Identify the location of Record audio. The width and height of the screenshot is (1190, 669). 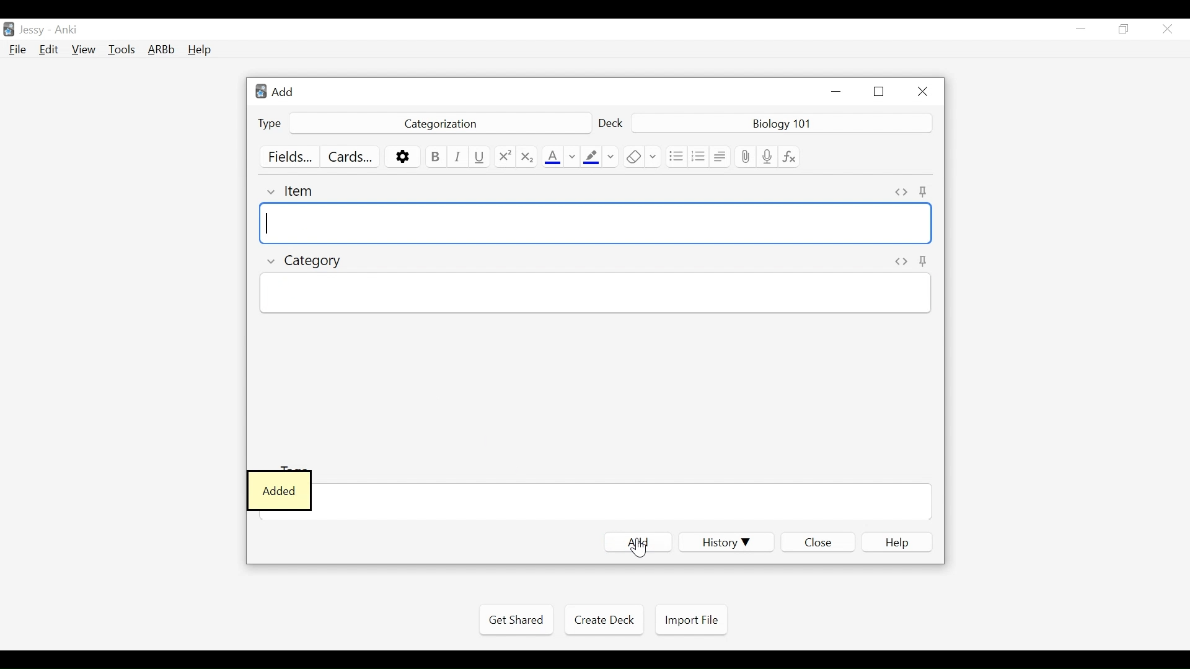
(767, 156).